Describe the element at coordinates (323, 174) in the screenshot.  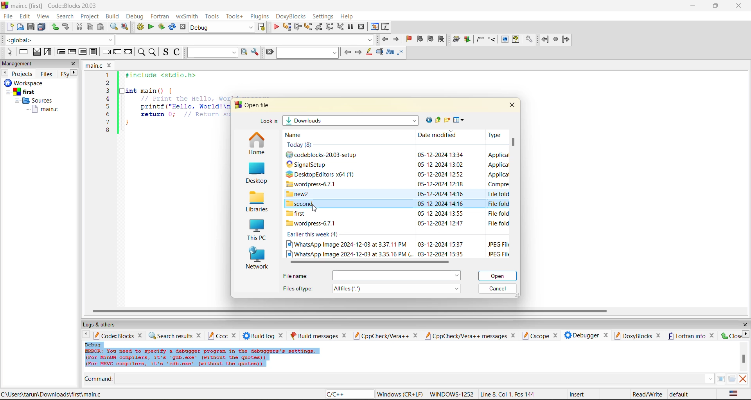
I see `Desktop editors x64` at that location.